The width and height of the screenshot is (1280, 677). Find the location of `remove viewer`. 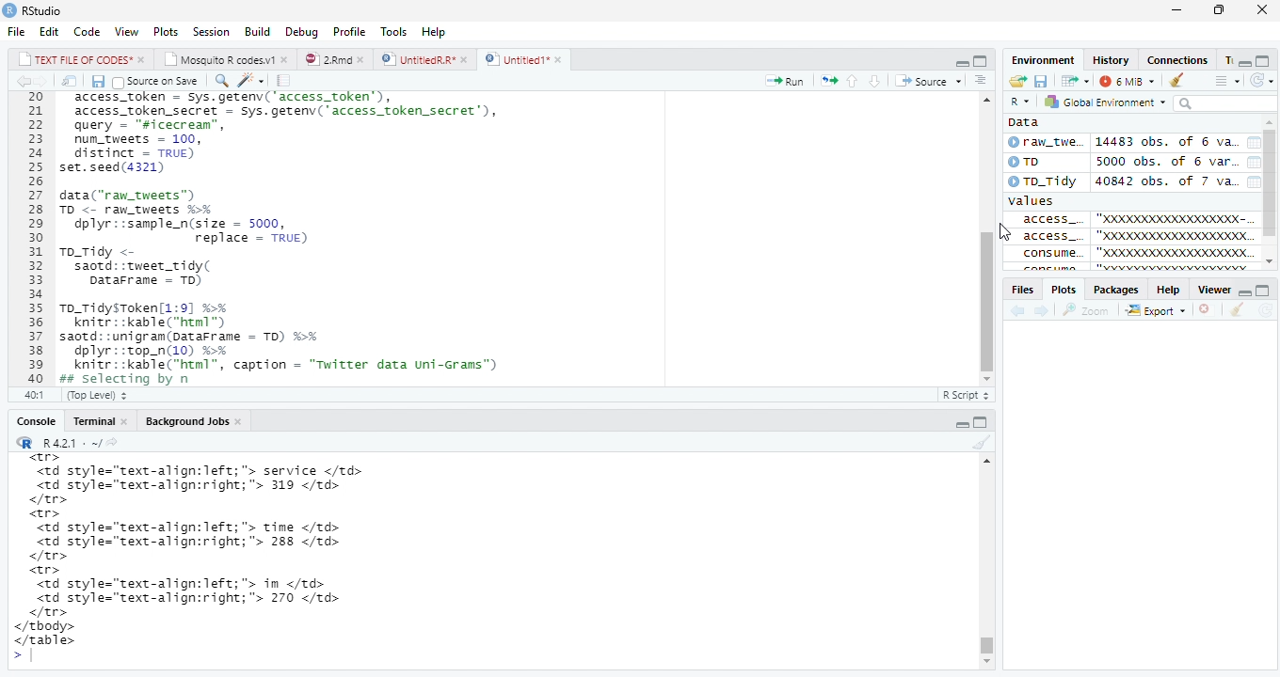

remove viewer is located at coordinates (1209, 310).